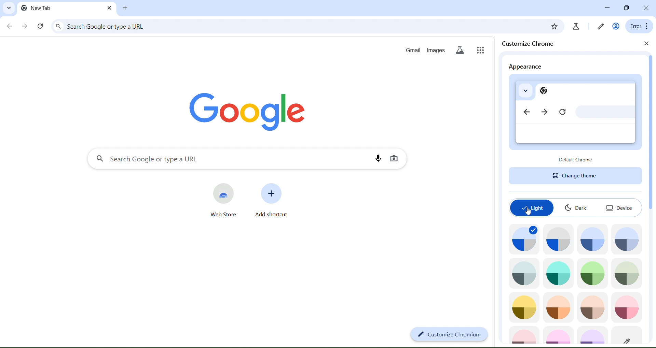  What do you see at coordinates (37, 8) in the screenshot?
I see `current tab` at bounding box center [37, 8].